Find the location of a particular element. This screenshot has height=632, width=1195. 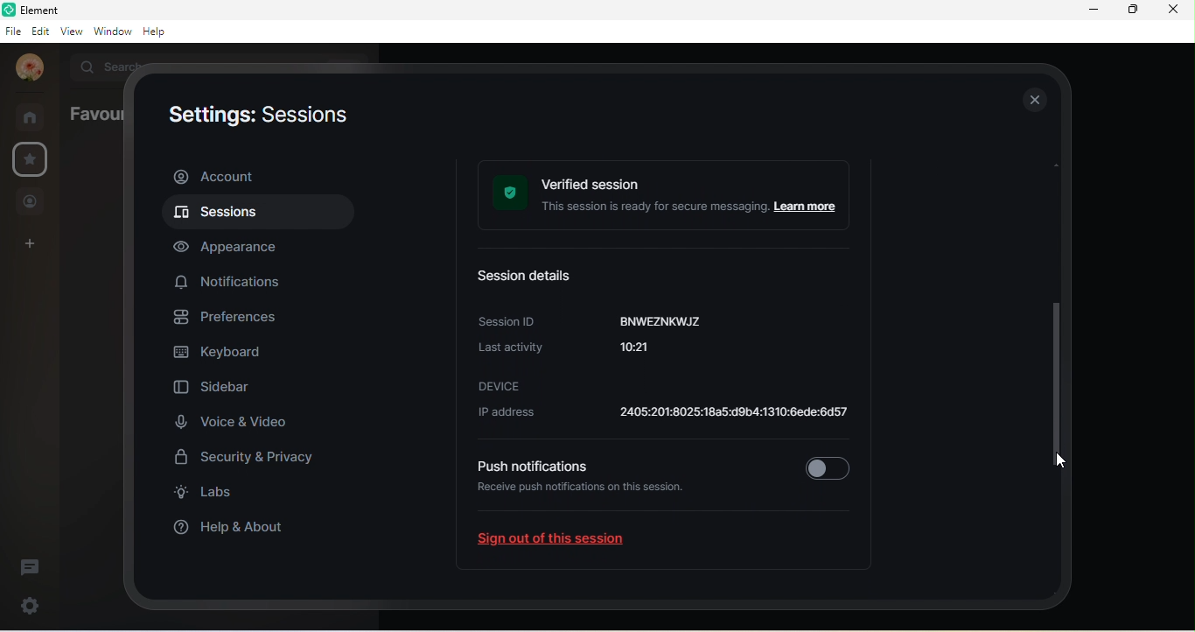

keyboard is located at coordinates (223, 355).